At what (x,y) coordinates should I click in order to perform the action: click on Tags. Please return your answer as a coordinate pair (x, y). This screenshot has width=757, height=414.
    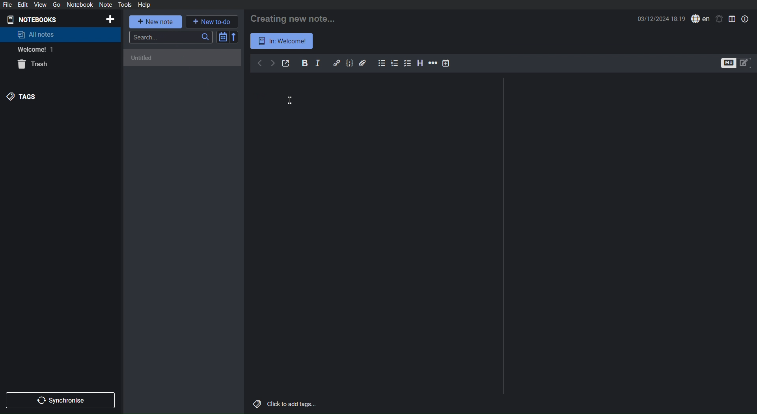
    Looking at the image, I should click on (23, 96).